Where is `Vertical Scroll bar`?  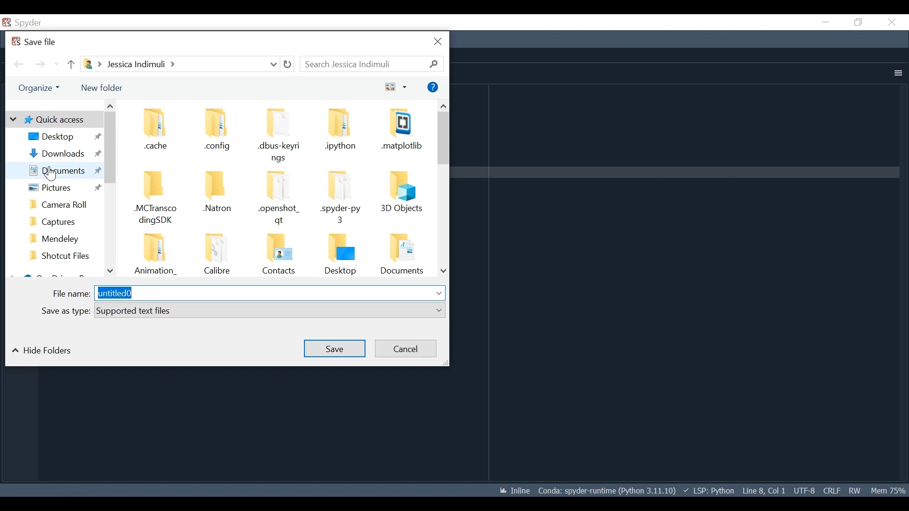 Vertical Scroll bar is located at coordinates (110, 148).